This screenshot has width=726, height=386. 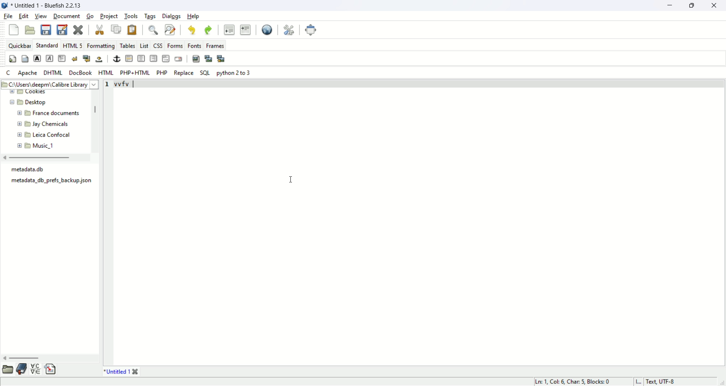 What do you see at coordinates (100, 30) in the screenshot?
I see `cut` at bounding box center [100, 30].